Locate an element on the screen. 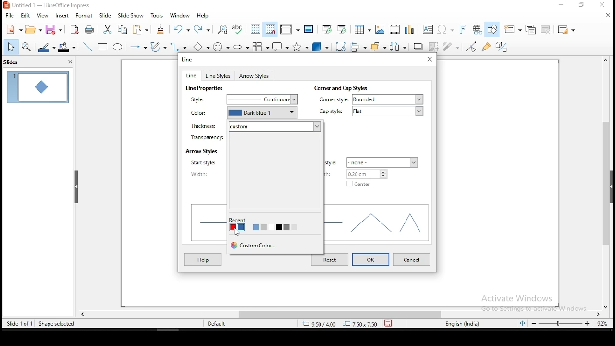 This screenshot has width=615, height=346. spell check is located at coordinates (239, 28).